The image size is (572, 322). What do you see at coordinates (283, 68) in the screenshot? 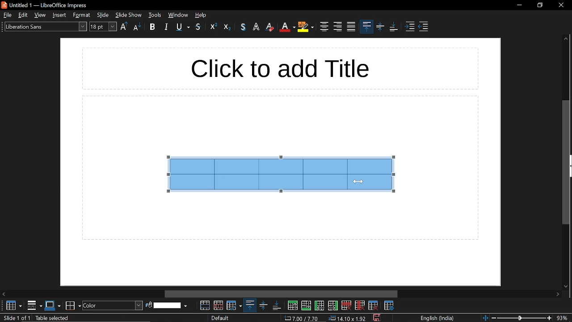
I see `click to add title` at bounding box center [283, 68].